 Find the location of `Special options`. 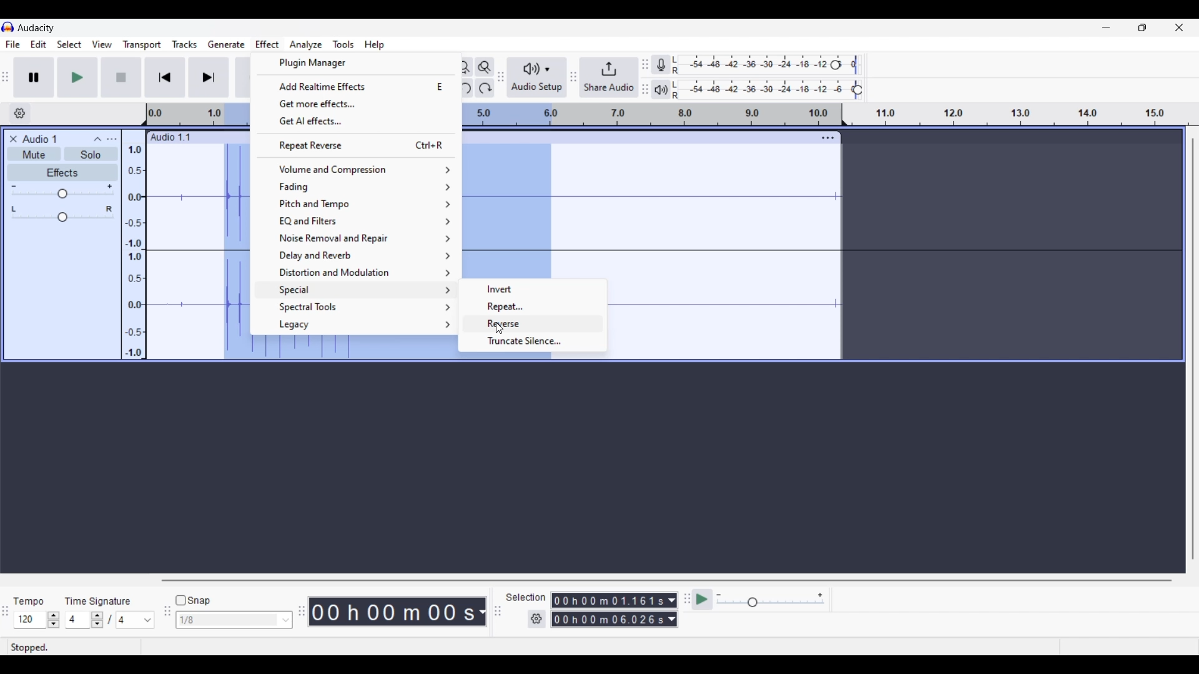

Special options is located at coordinates (356, 290).